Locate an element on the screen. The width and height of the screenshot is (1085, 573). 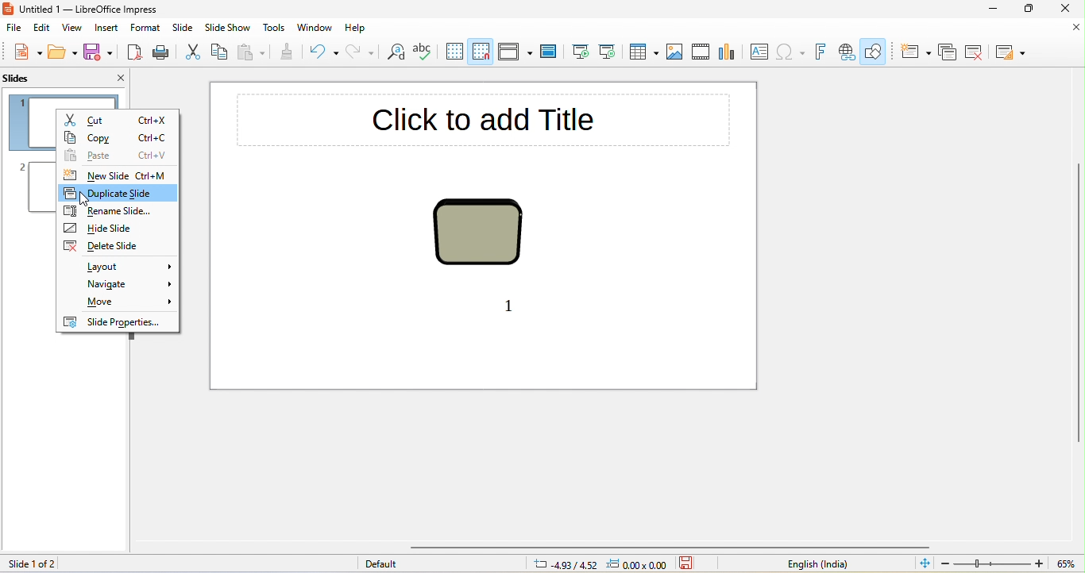
maximize is located at coordinates (1029, 9).